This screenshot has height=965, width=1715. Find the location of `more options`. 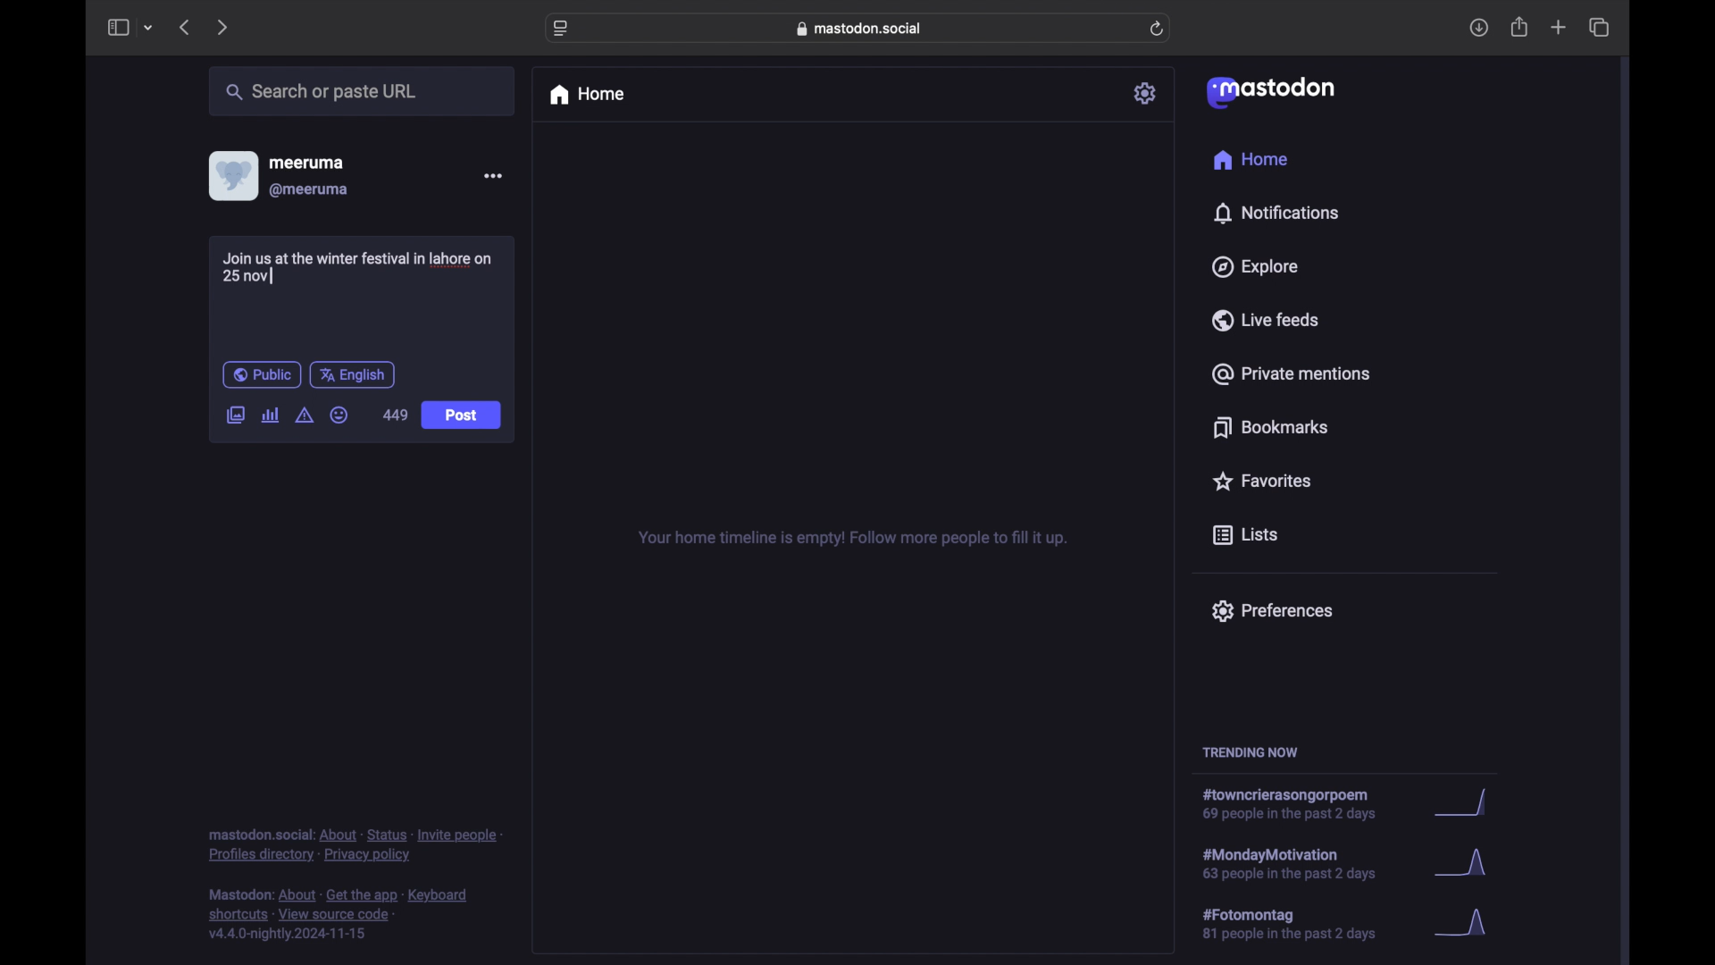

more options is located at coordinates (493, 176).